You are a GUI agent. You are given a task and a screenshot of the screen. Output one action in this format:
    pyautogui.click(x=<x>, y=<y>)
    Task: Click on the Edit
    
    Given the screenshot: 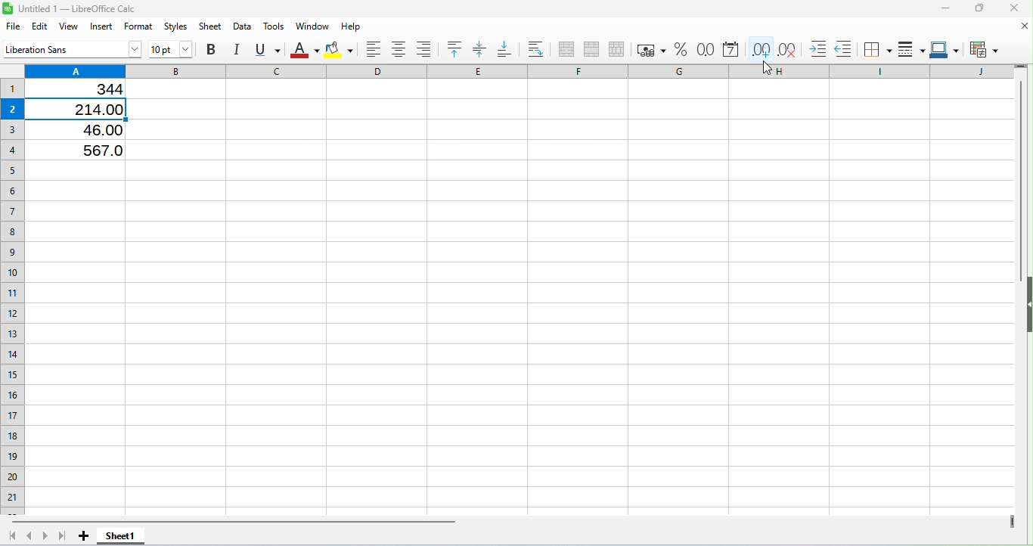 What is the action you would take?
    pyautogui.click(x=39, y=26)
    